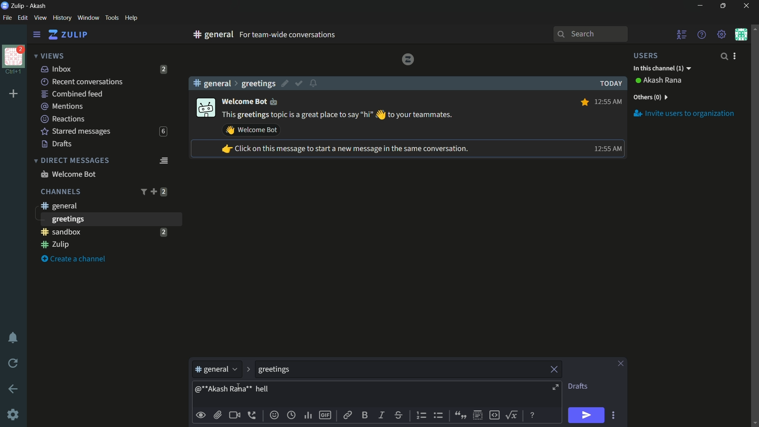 The image size is (759, 427). What do you see at coordinates (459, 414) in the screenshot?
I see `quote` at bounding box center [459, 414].